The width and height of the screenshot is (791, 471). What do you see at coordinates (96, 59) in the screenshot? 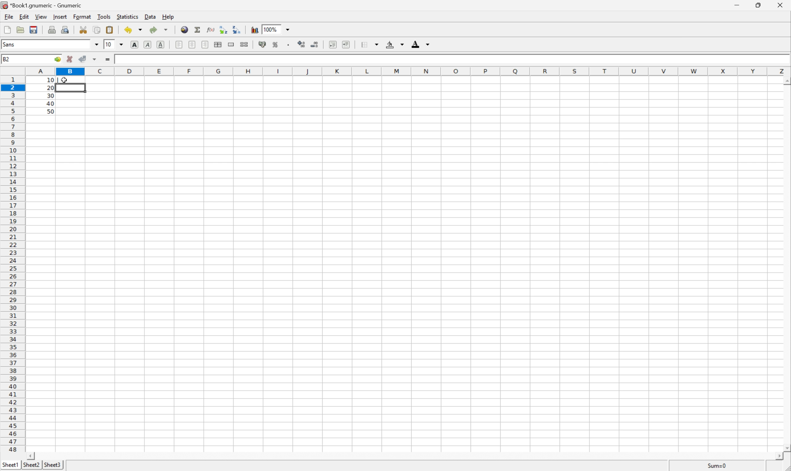
I see `Accept changes in multiple cells` at bounding box center [96, 59].